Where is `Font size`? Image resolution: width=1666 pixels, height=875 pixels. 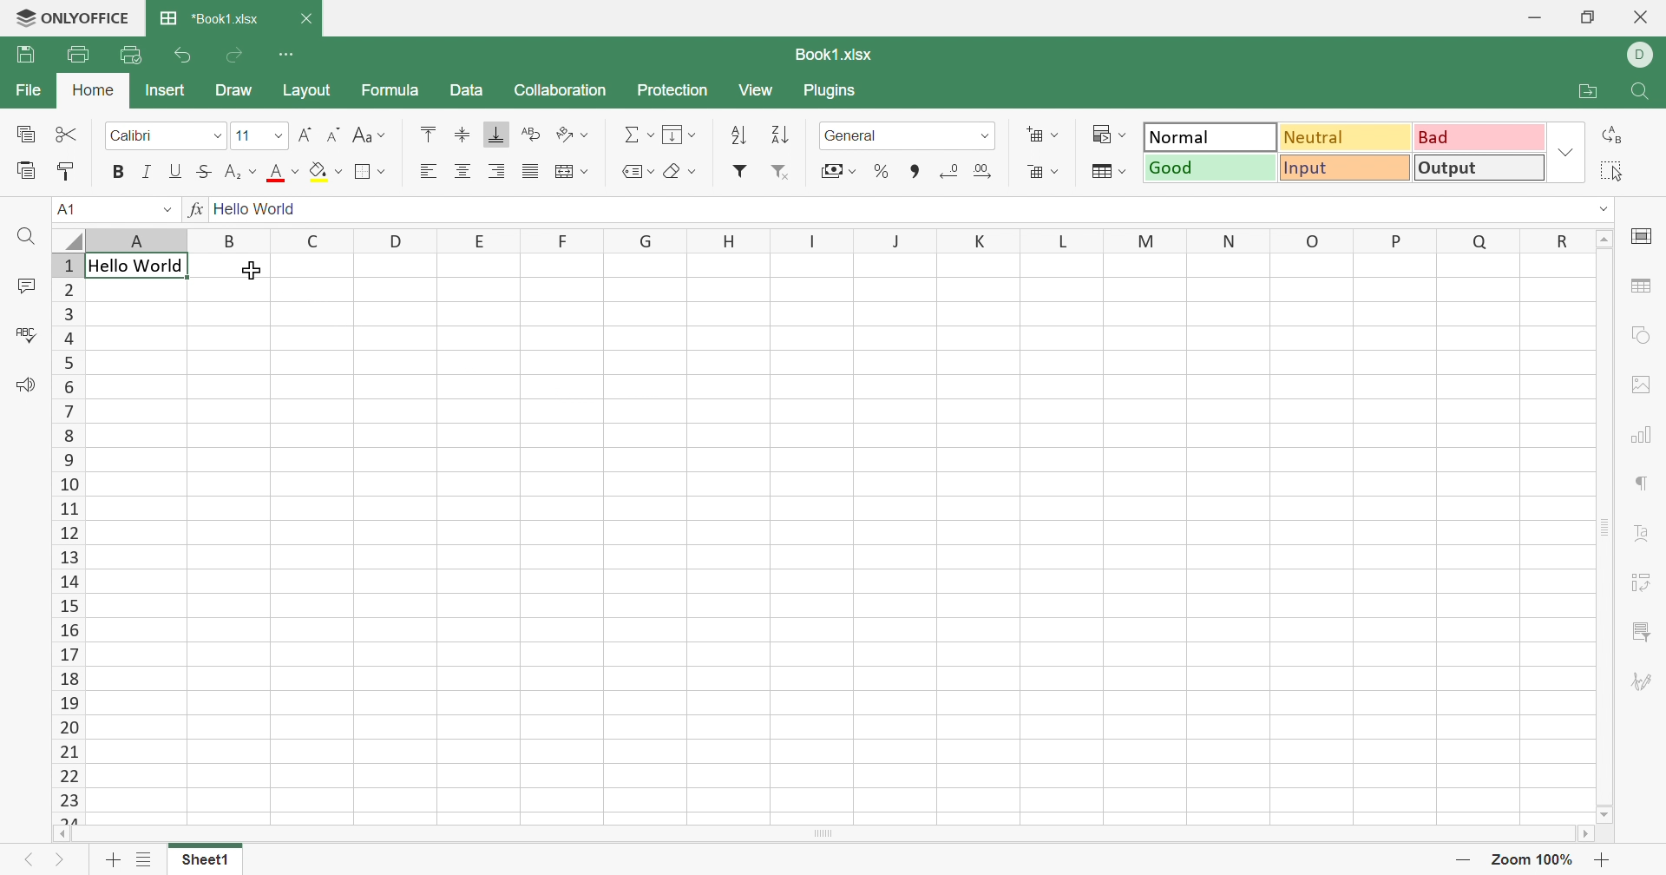
Font size is located at coordinates (260, 135).